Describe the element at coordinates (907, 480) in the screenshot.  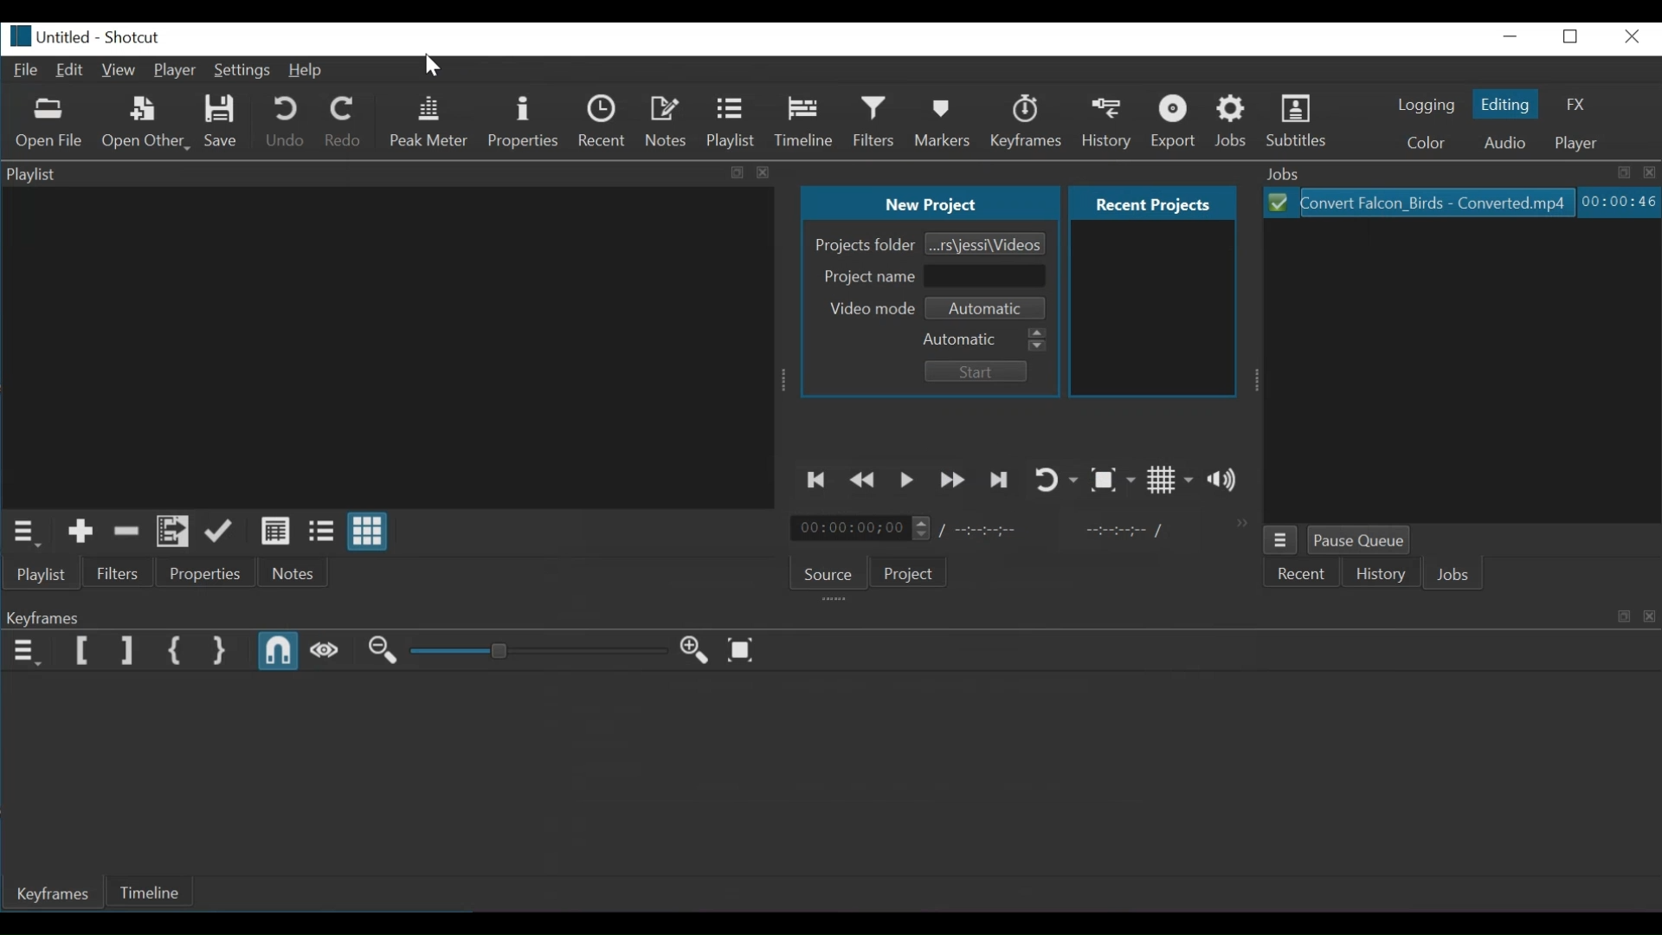
I see `Toggle play or pause` at that location.